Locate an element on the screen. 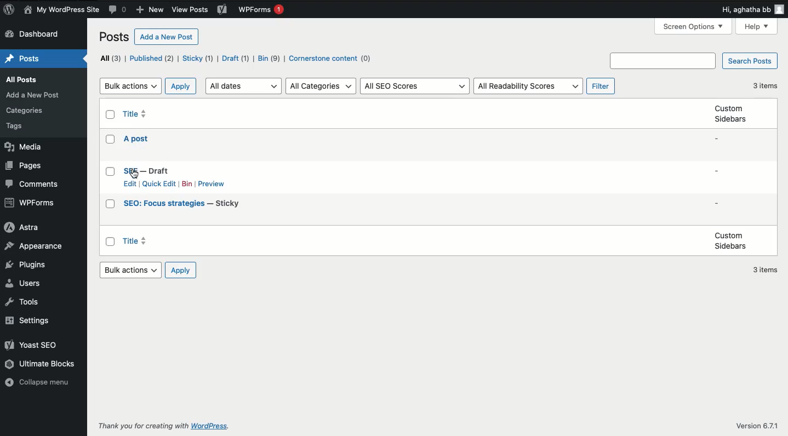 This screenshot has height=436, width=788. Comment is located at coordinates (117, 10).